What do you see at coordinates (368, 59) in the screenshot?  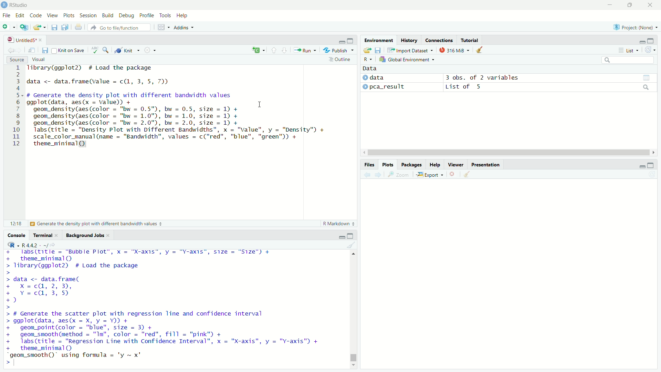 I see `R` at bounding box center [368, 59].